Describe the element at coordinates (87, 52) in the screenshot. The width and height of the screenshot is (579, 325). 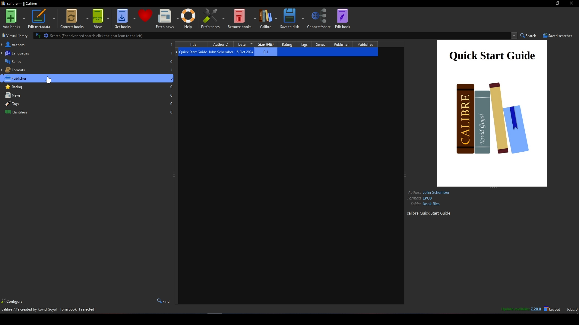
I see `Languages` at that location.